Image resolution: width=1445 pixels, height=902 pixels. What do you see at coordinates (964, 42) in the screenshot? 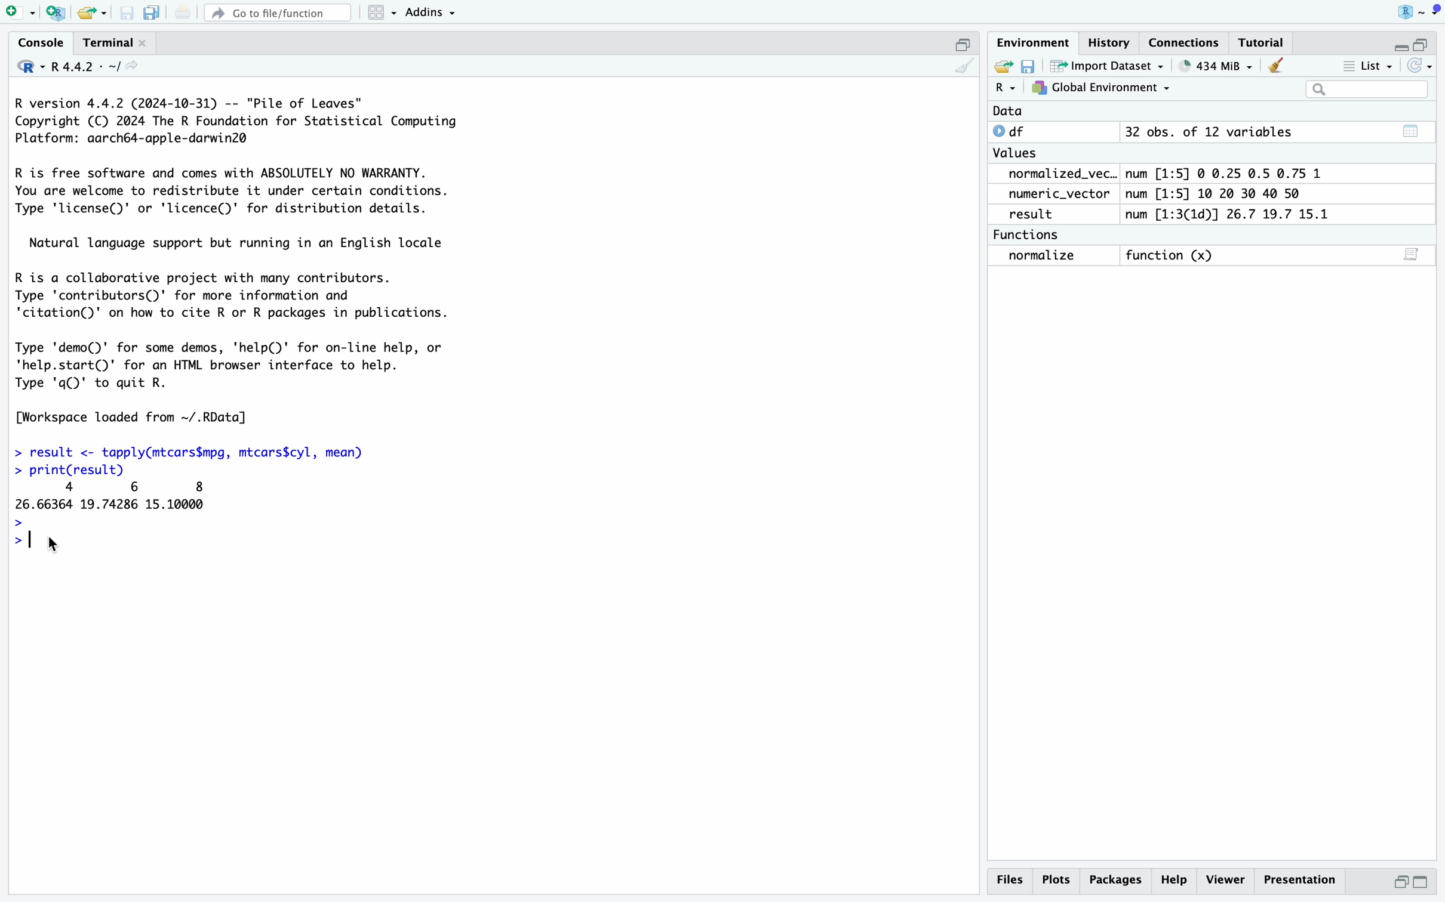
I see `Half hide` at bounding box center [964, 42].